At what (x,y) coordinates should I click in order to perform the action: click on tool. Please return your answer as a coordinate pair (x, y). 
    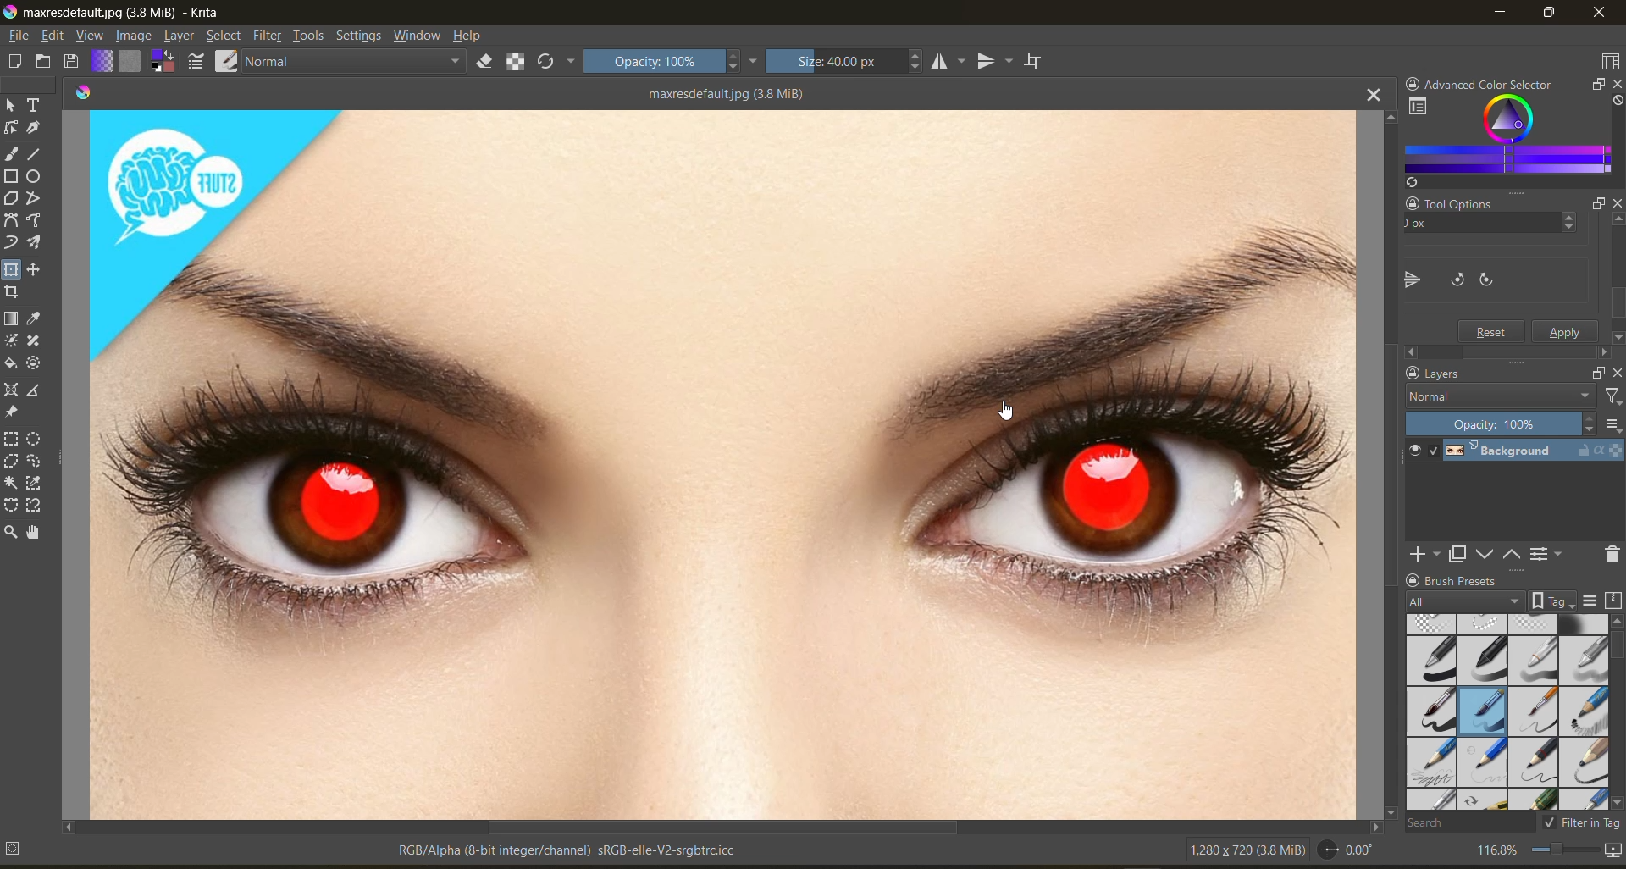
    Looking at the image, I should click on (34, 269).